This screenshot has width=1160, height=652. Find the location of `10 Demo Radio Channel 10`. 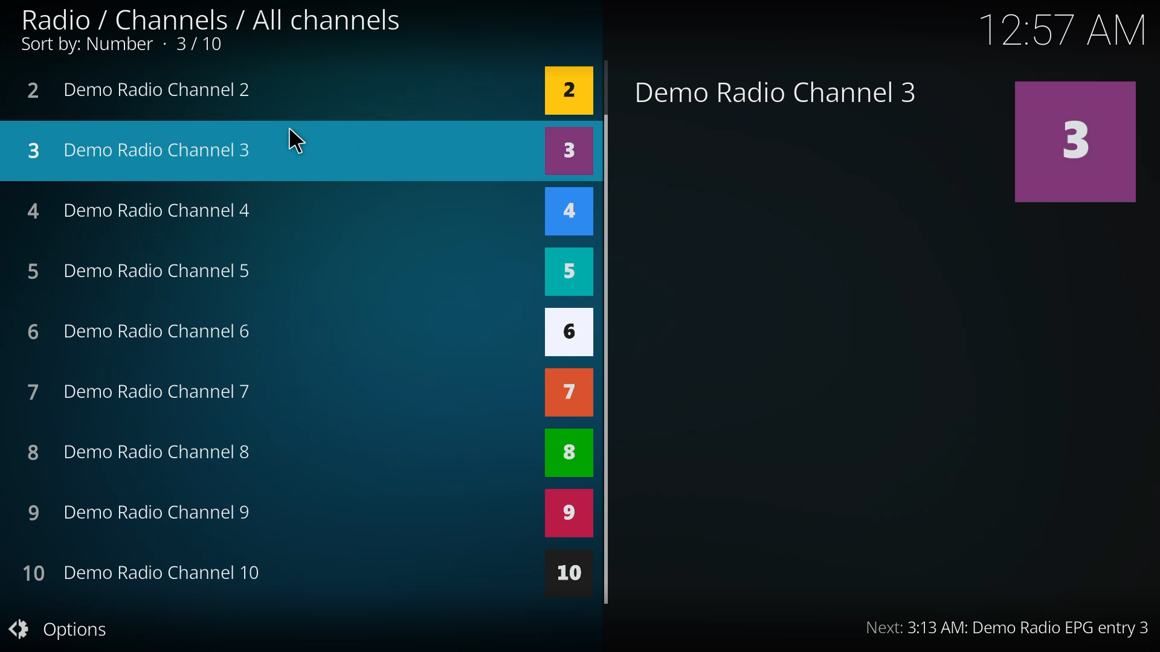

10 Demo Radio Channel 10 is located at coordinates (146, 574).